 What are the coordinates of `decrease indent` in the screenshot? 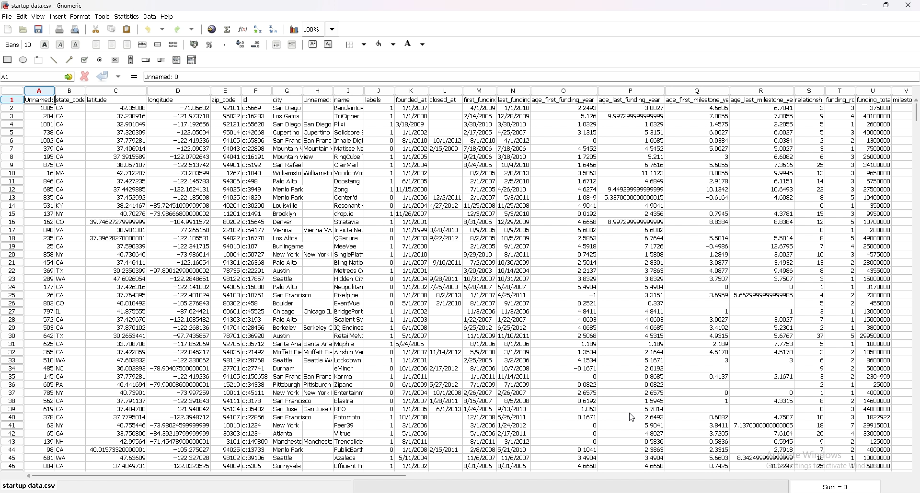 It's located at (278, 44).